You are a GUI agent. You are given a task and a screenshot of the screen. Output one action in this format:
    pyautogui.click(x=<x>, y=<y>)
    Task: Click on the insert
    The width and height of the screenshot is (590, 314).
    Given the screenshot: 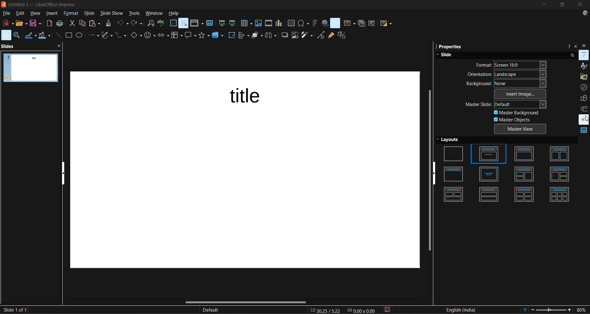 What is the action you would take?
    pyautogui.click(x=53, y=14)
    